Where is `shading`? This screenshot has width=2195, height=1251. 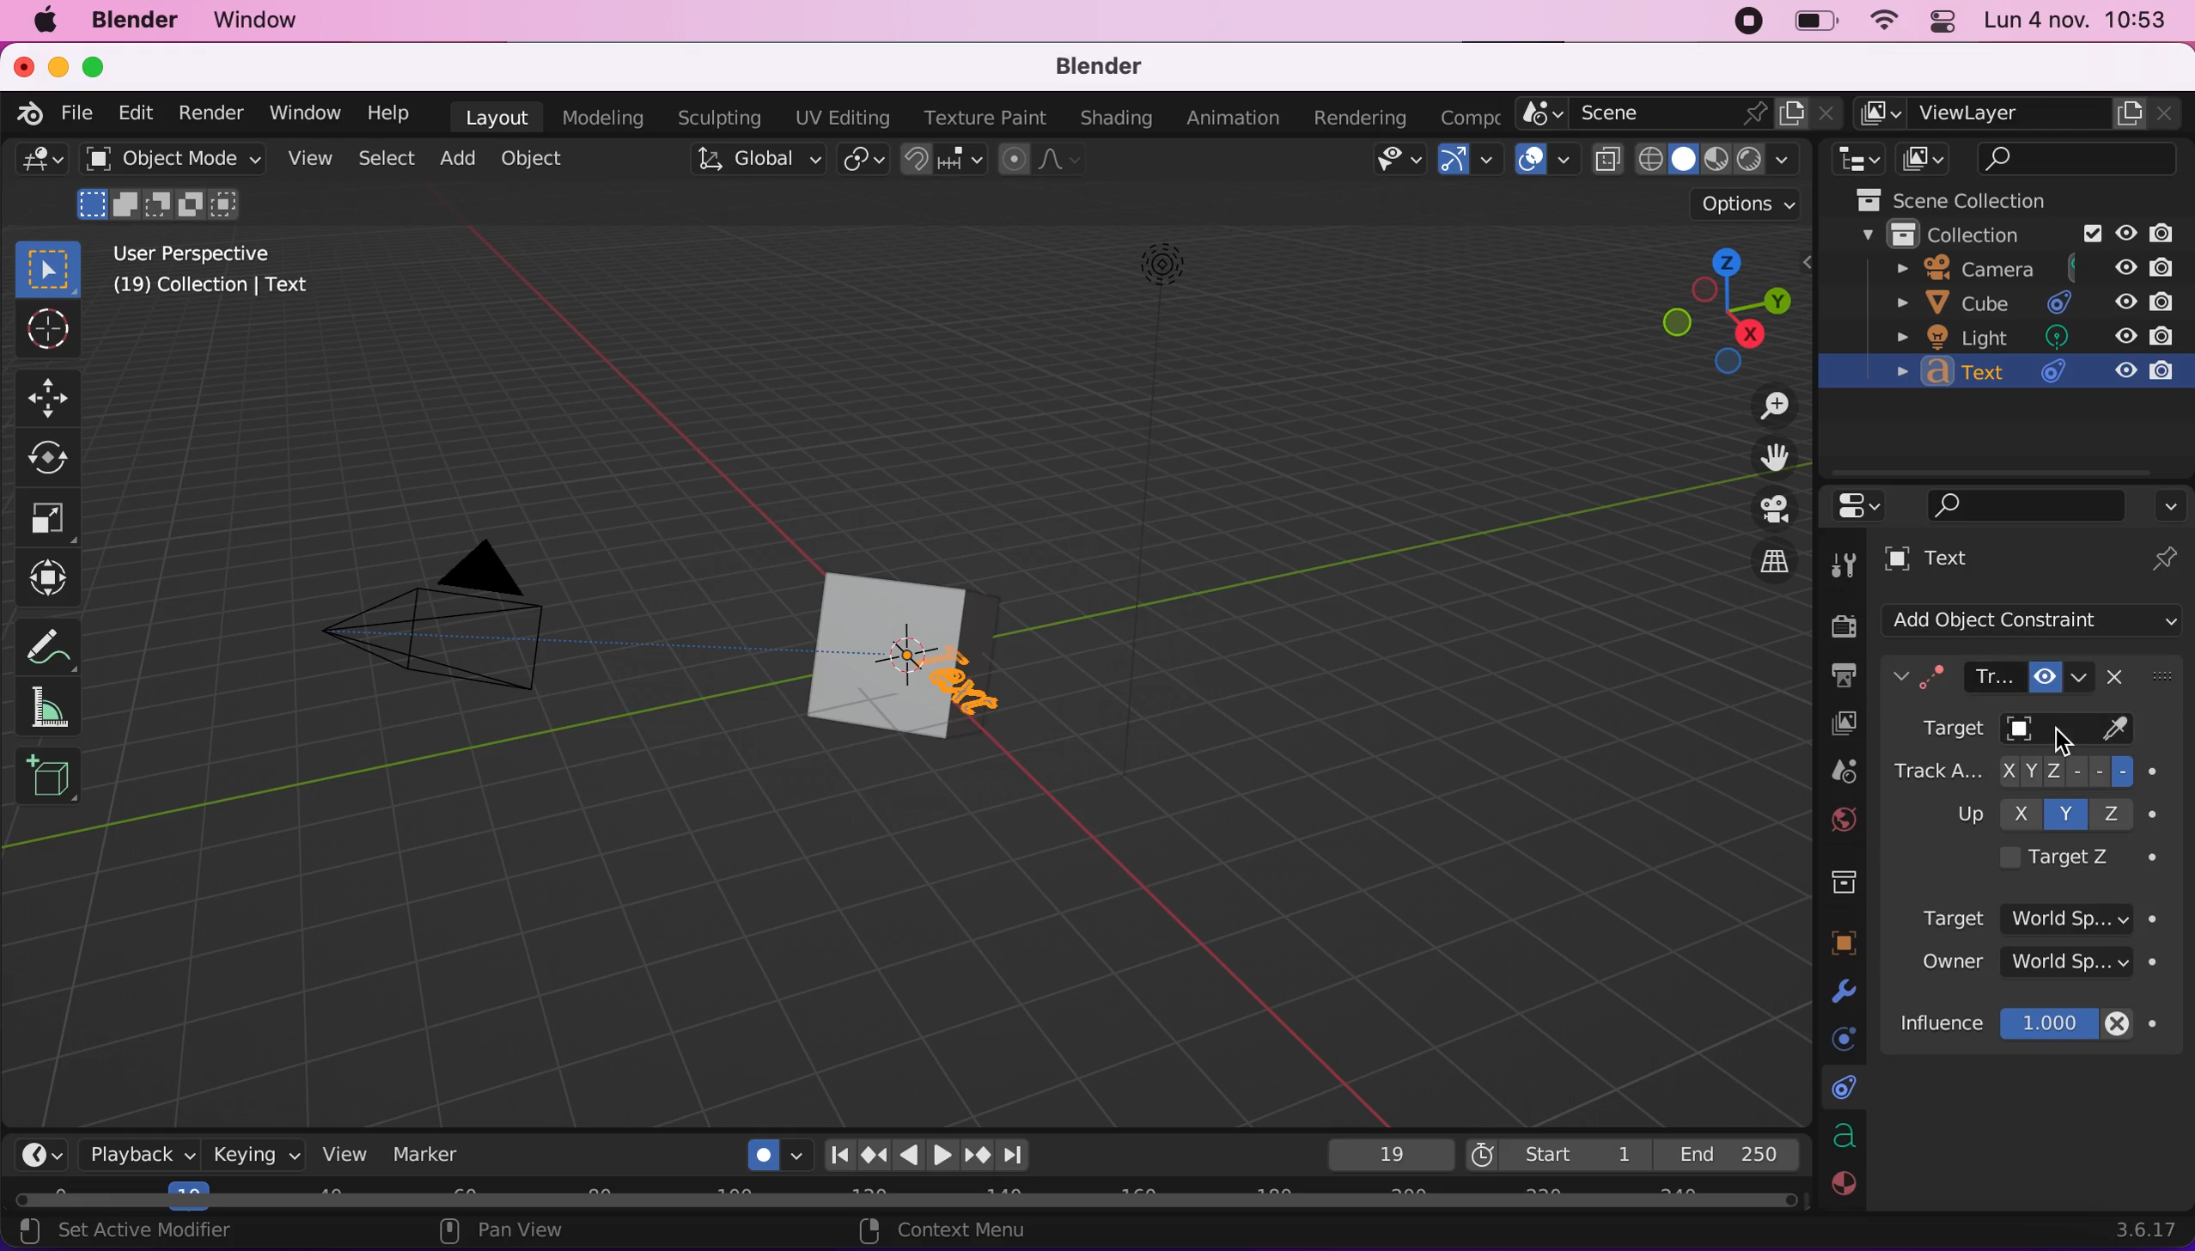
shading is located at coordinates (1713, 161).